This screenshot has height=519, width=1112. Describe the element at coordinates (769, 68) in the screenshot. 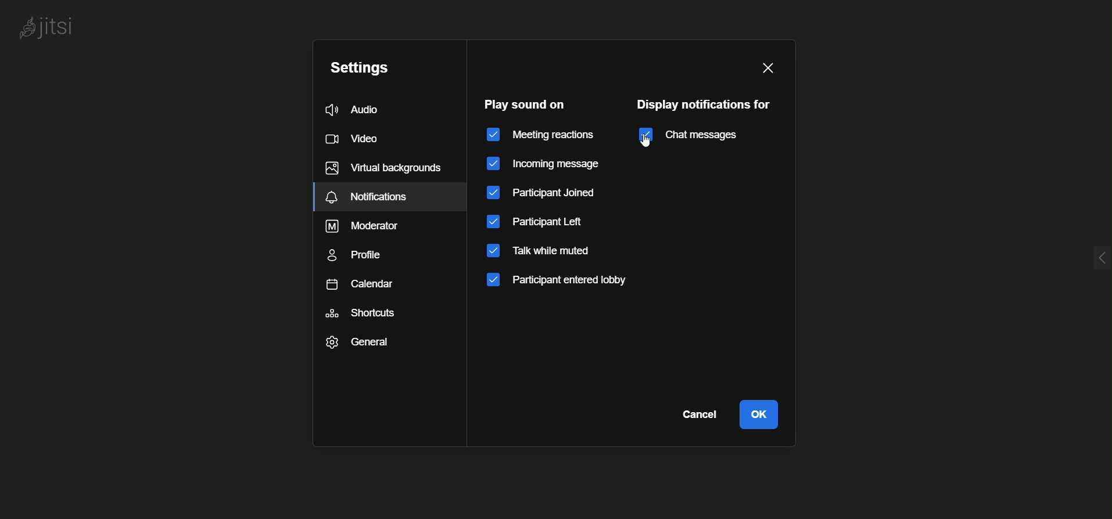

I see `close` at that location.